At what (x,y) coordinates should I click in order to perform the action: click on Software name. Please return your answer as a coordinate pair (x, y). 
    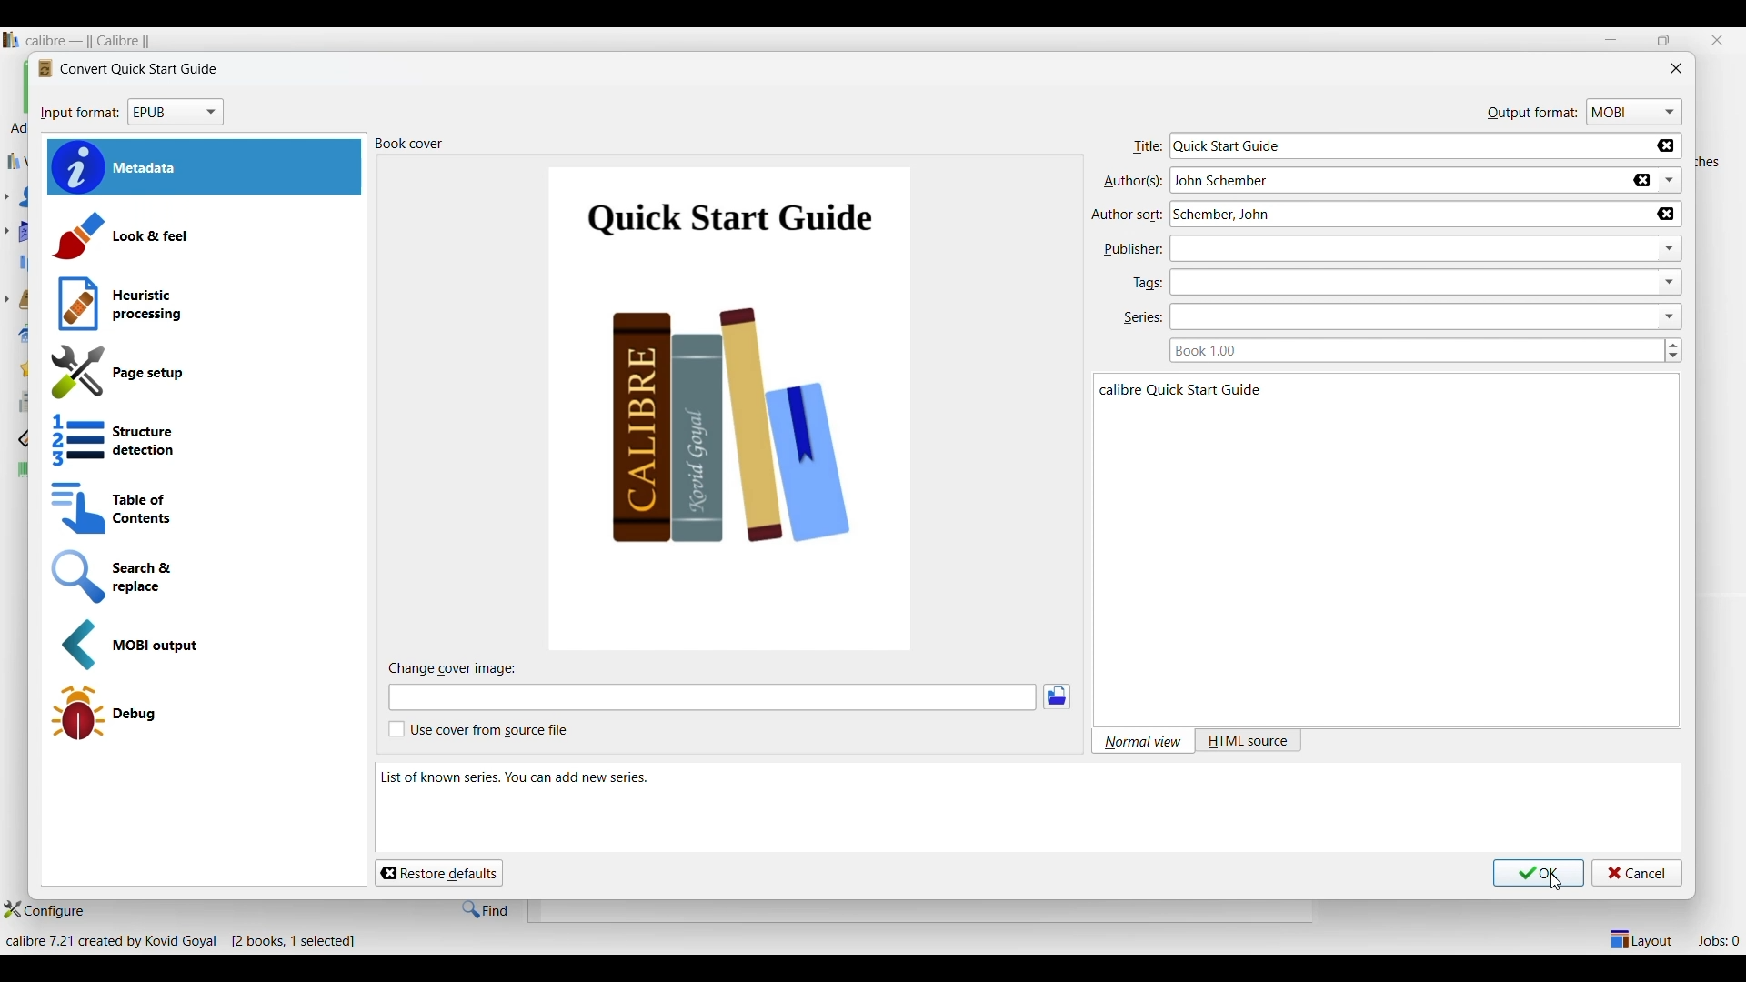
    Looking at the image, I should click on (92, 41).